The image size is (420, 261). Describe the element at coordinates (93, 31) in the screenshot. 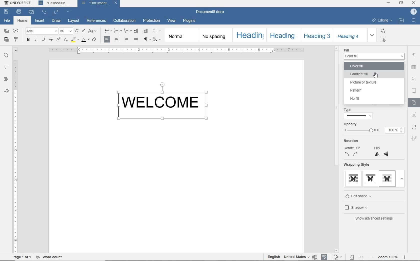

I see `CHANGE CASE` at that location.